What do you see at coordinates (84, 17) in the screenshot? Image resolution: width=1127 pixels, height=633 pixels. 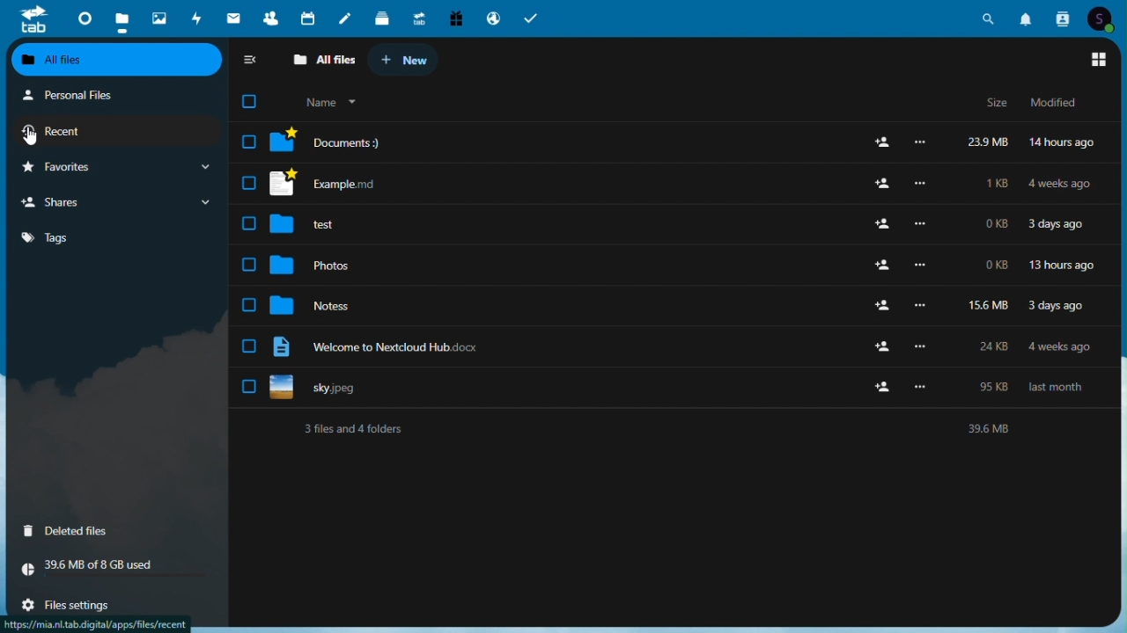 I see `dashboard` at bounding box center [84, 17].